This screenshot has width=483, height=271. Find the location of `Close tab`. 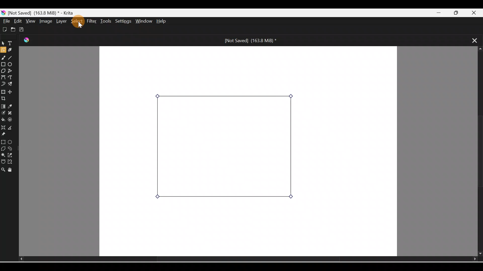

Close tab is located at coordinates (472, 40).